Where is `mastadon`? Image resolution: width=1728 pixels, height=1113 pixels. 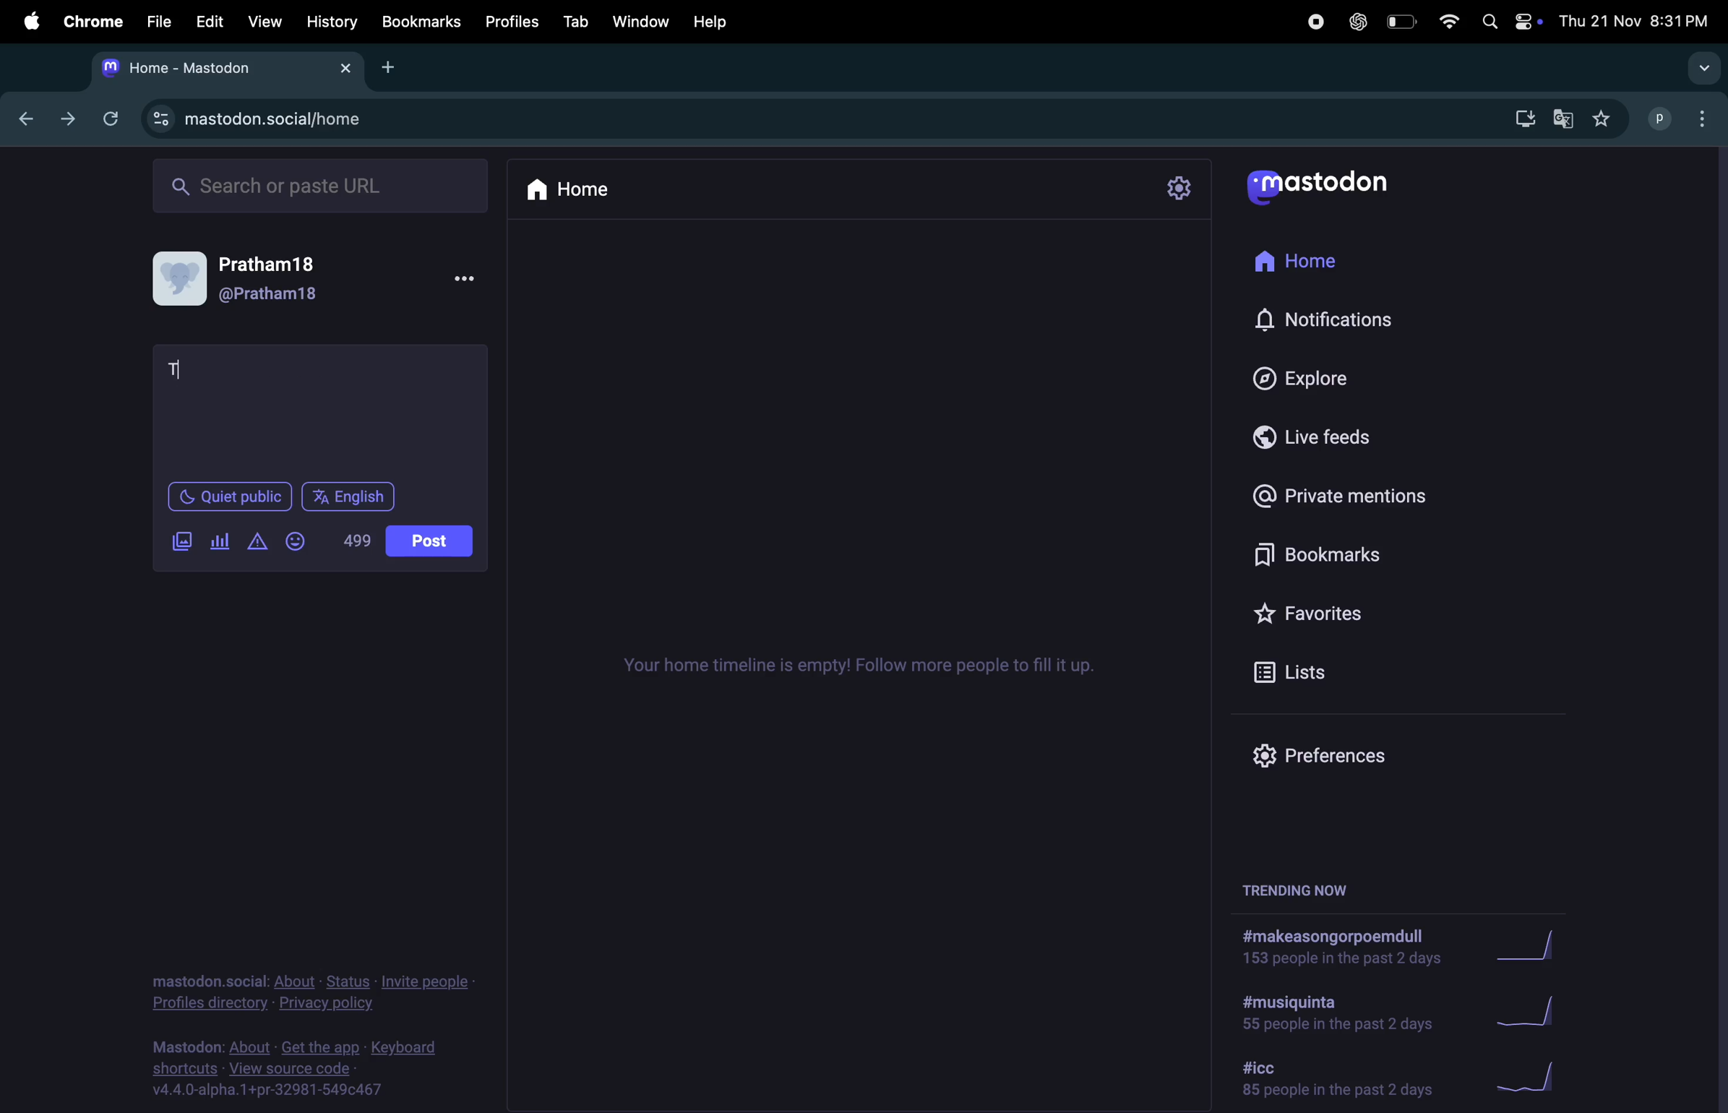
mastadon is located at coordinates (1317, 186).